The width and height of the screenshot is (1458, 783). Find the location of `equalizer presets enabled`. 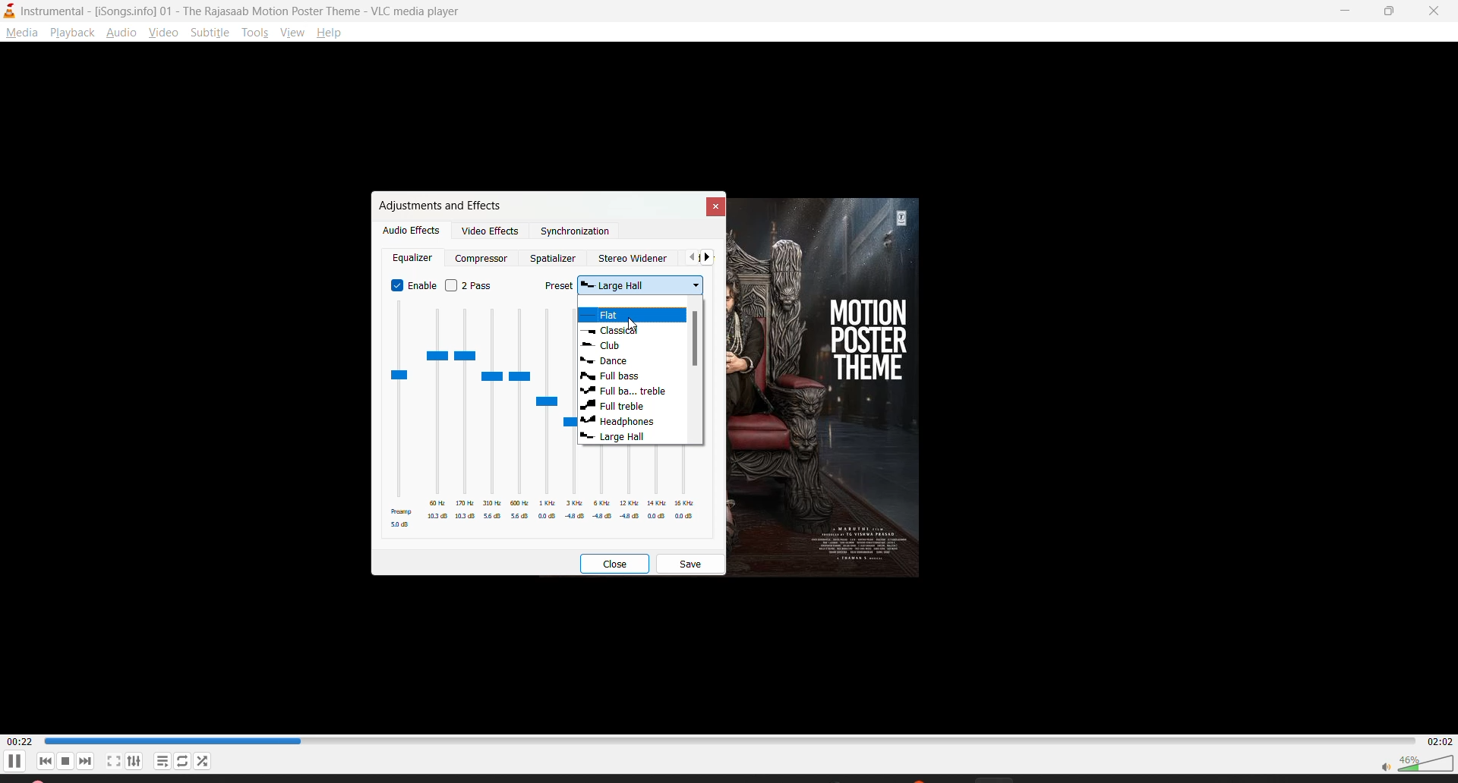

equalizer presets enabled is located at coordinates (475, 420).